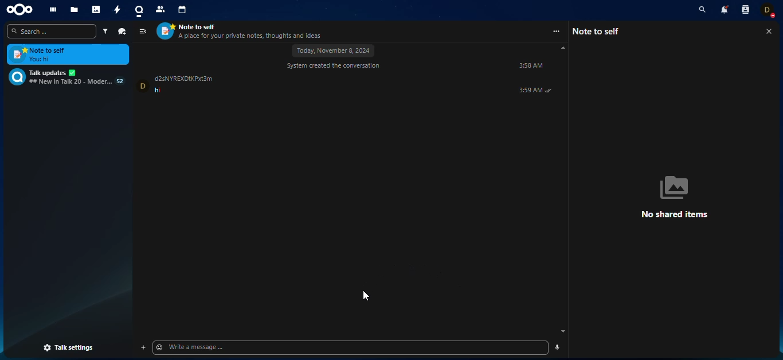  What do you see at coordinates (23, 10) in the screenshot?
I see `nextcloud` at bounding box center [23, 10].